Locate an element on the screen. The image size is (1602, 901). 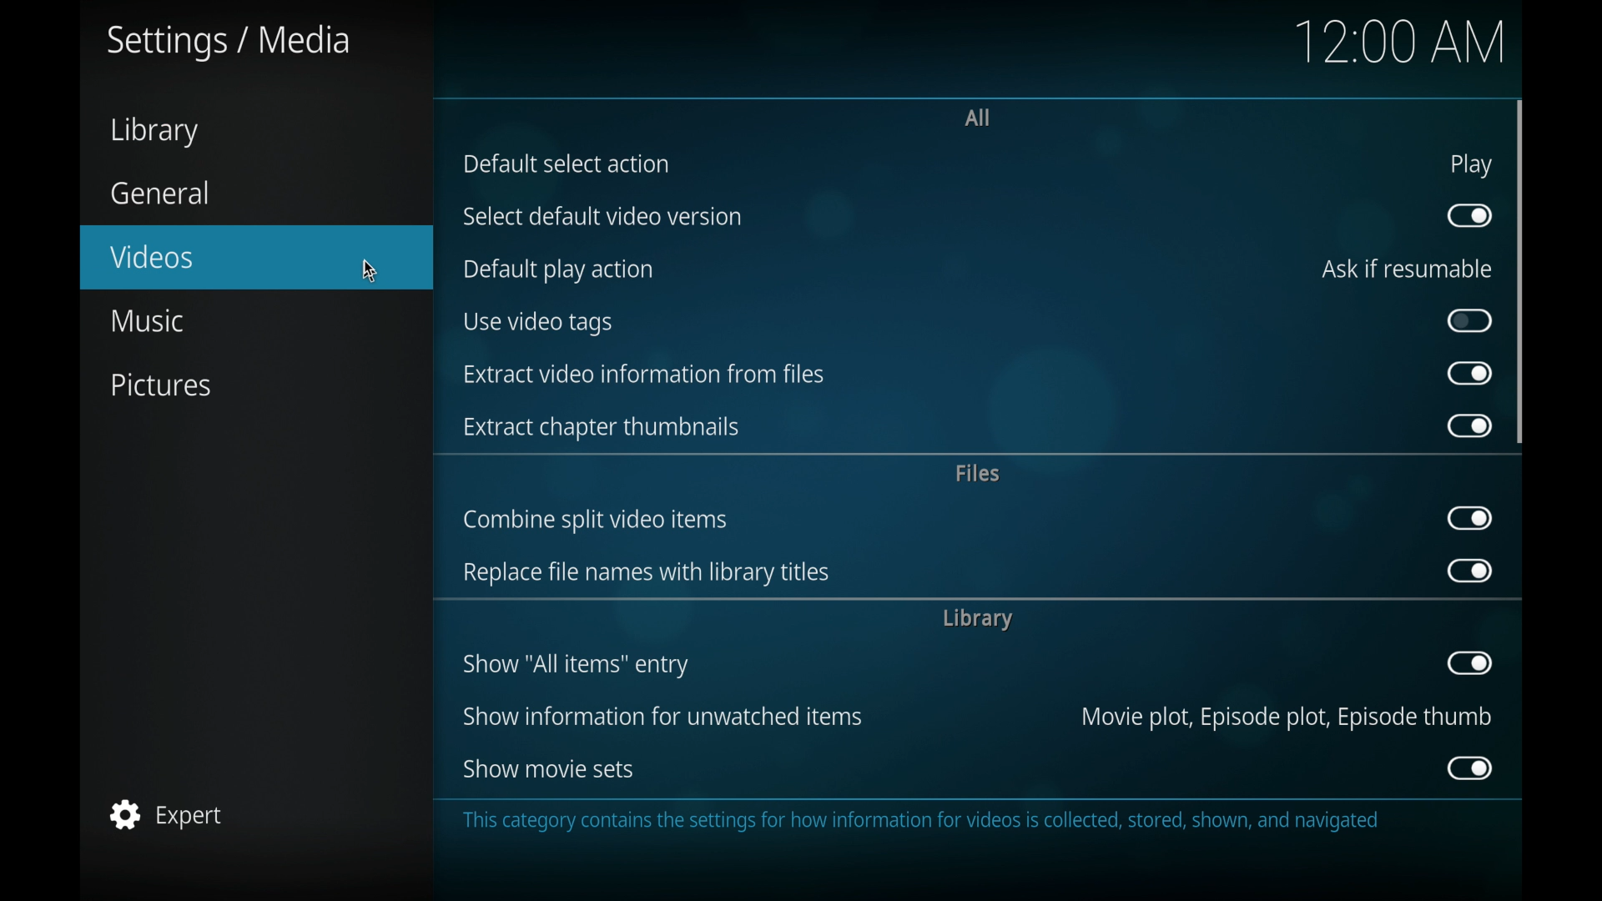
cursor is located at coordinates (370, 271).